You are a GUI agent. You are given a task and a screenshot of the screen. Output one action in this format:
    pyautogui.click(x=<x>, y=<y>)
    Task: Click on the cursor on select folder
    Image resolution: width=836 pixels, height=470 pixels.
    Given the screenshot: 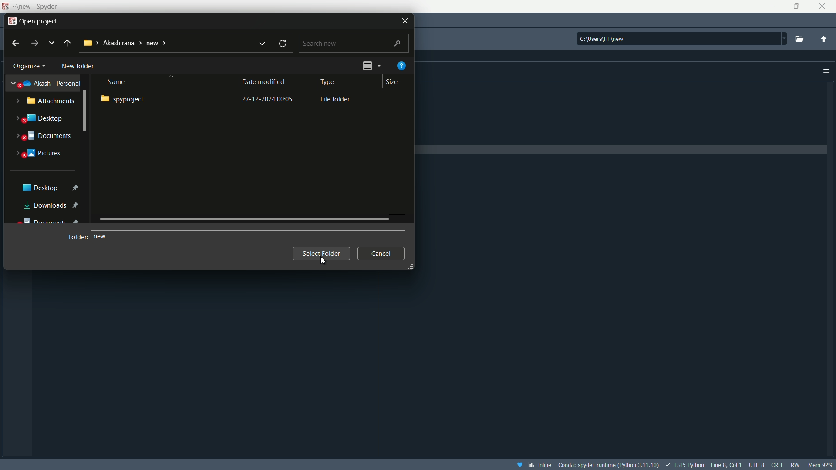 What is the action you would take?
    pyautogui.click(x=324, y=260)
    